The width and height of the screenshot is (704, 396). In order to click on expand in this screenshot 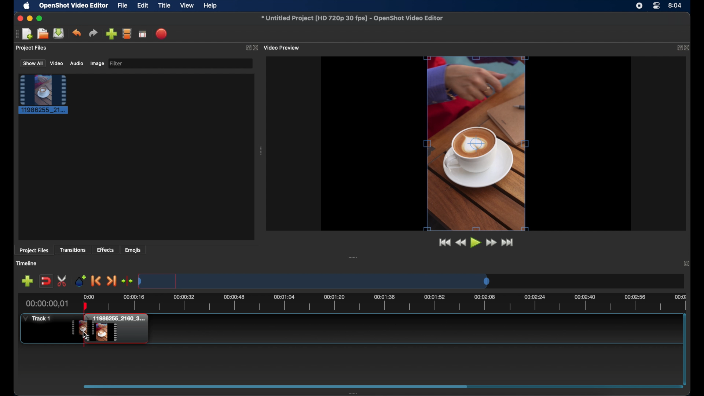, I will do `click(247, 48)`.